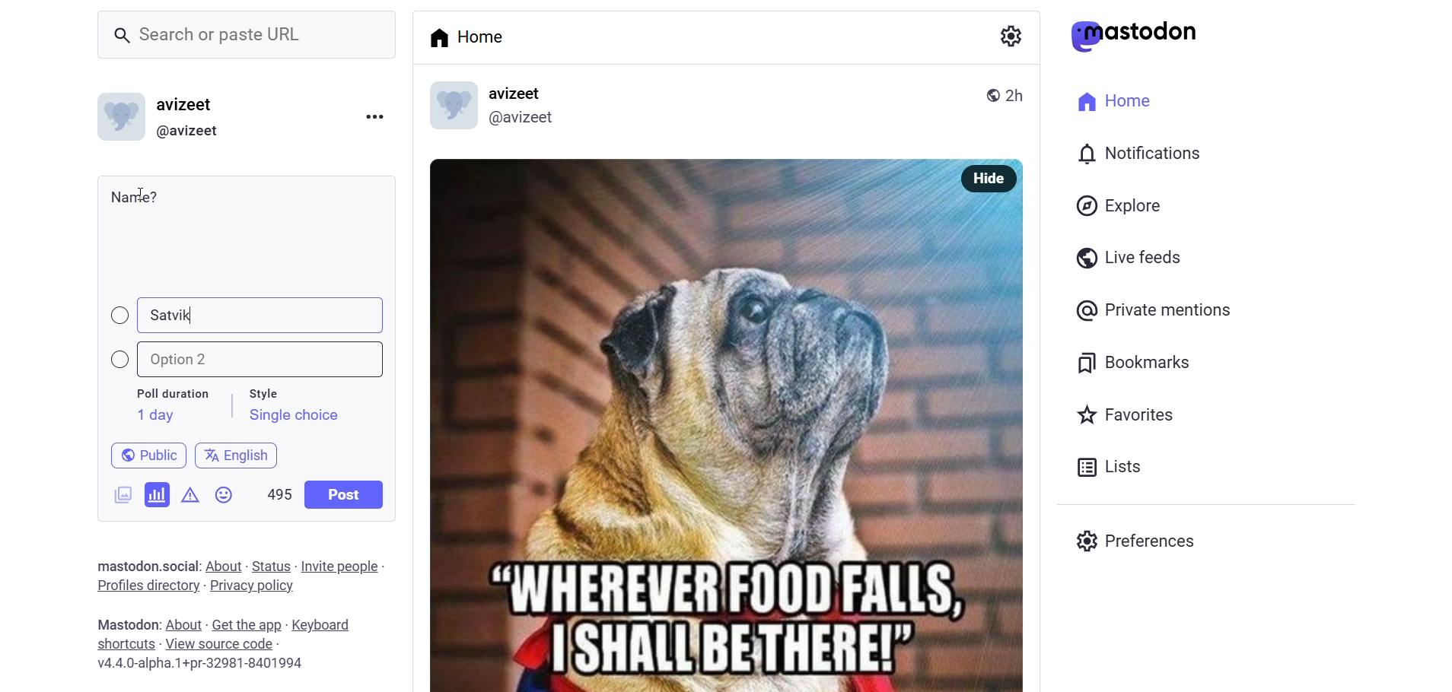 This screenshot has width=1452, height=692. Describe the element at coordinates (987, 94) in the screenshot. I see `public` at that location.